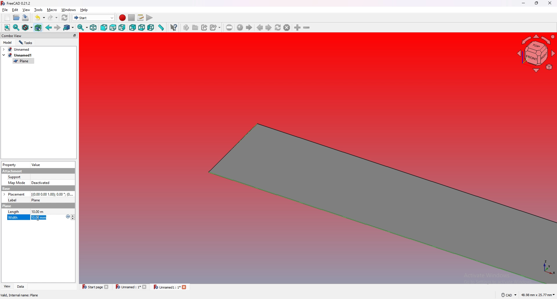  Describe the element at coordinates (133, 28) in the screenshot. I see `rear` at that location.